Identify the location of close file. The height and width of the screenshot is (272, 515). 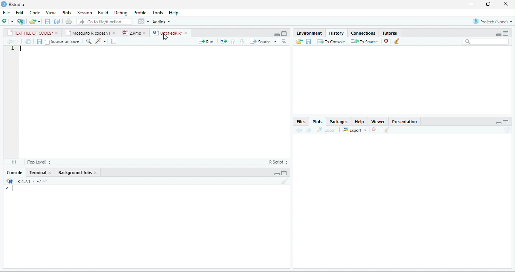
(387, 41).